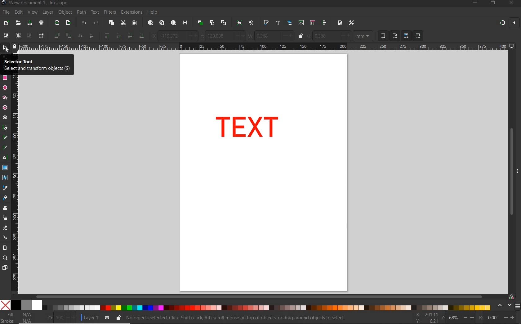 Image resolution: width=521 pixels, height=324 pixels. What do you see at coordinates (224, 23) in the screenshot?
I see `UNLINK CLONE` at bounding box center [224, 23].